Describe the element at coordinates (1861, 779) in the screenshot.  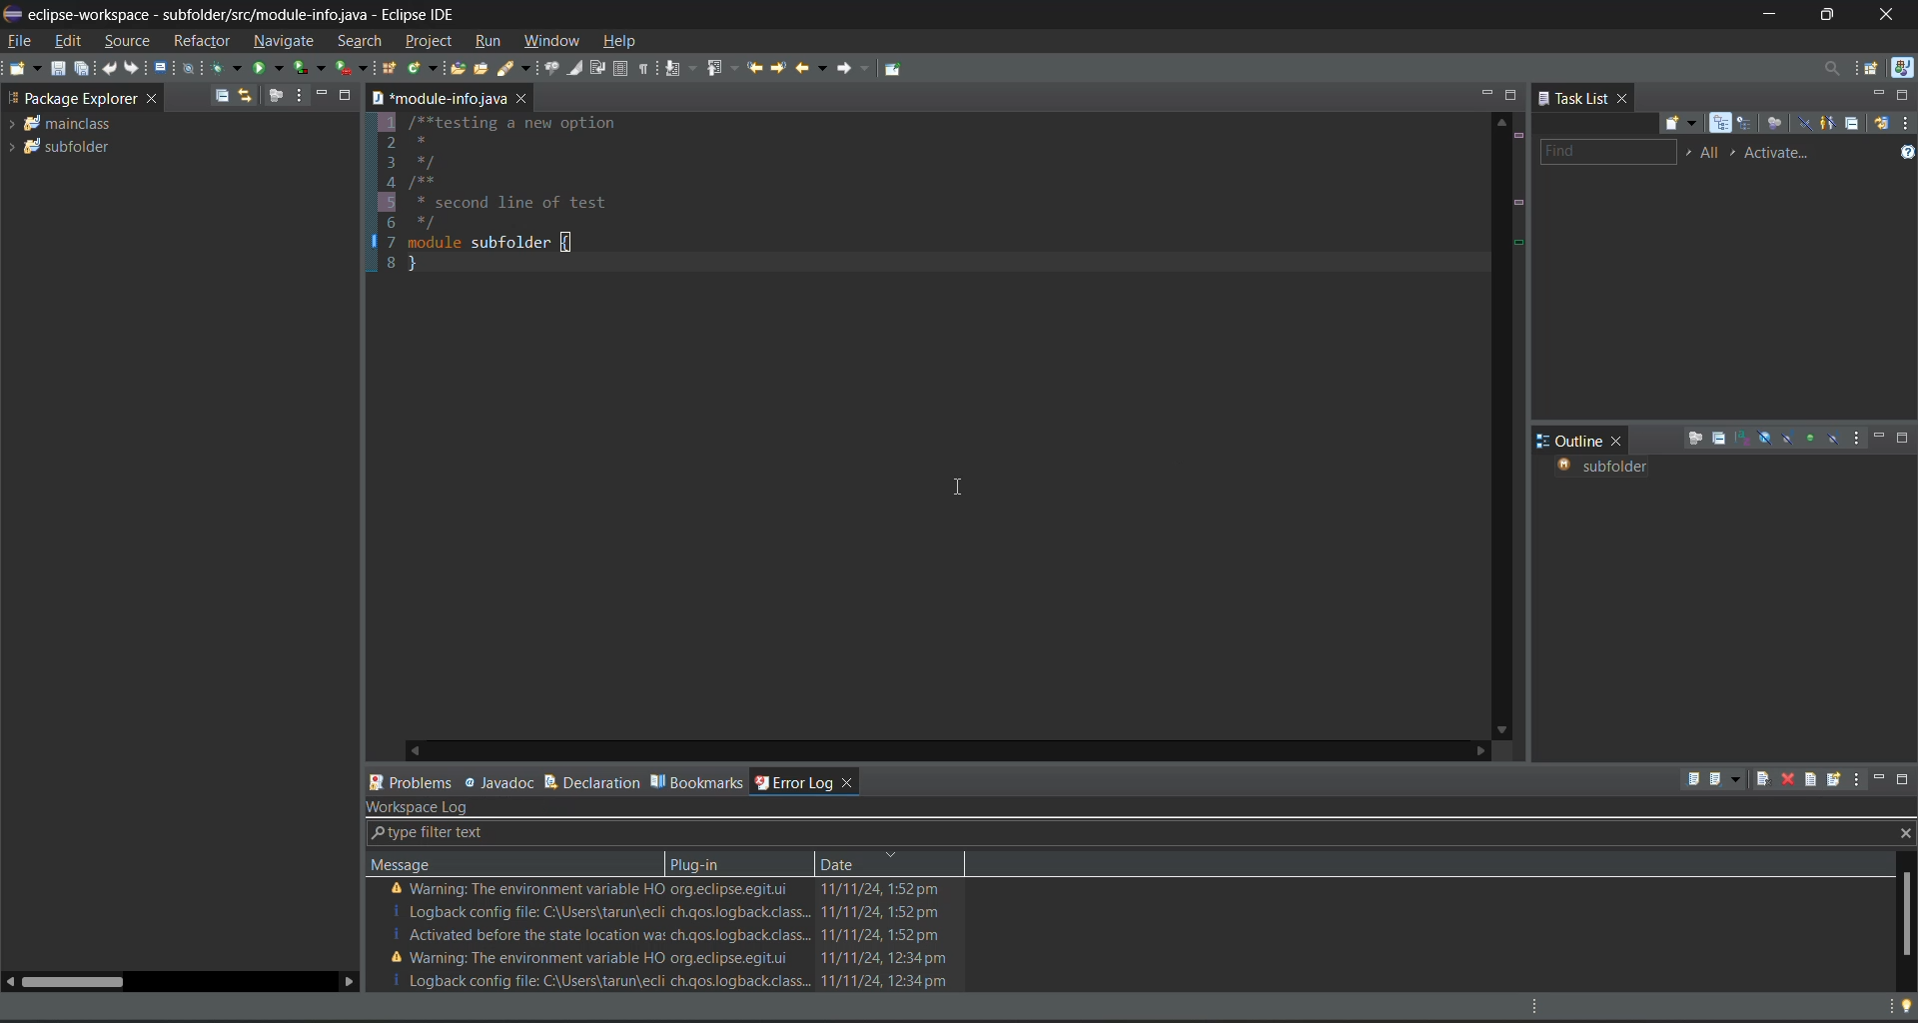
I see `view menu` at that location.